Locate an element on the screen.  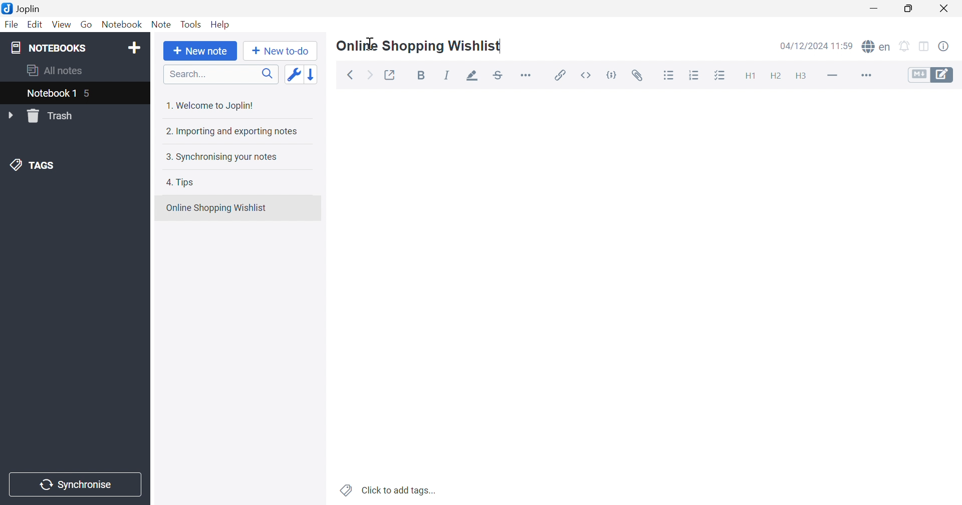
Click to add tags... is located at coordinates (387, 490).